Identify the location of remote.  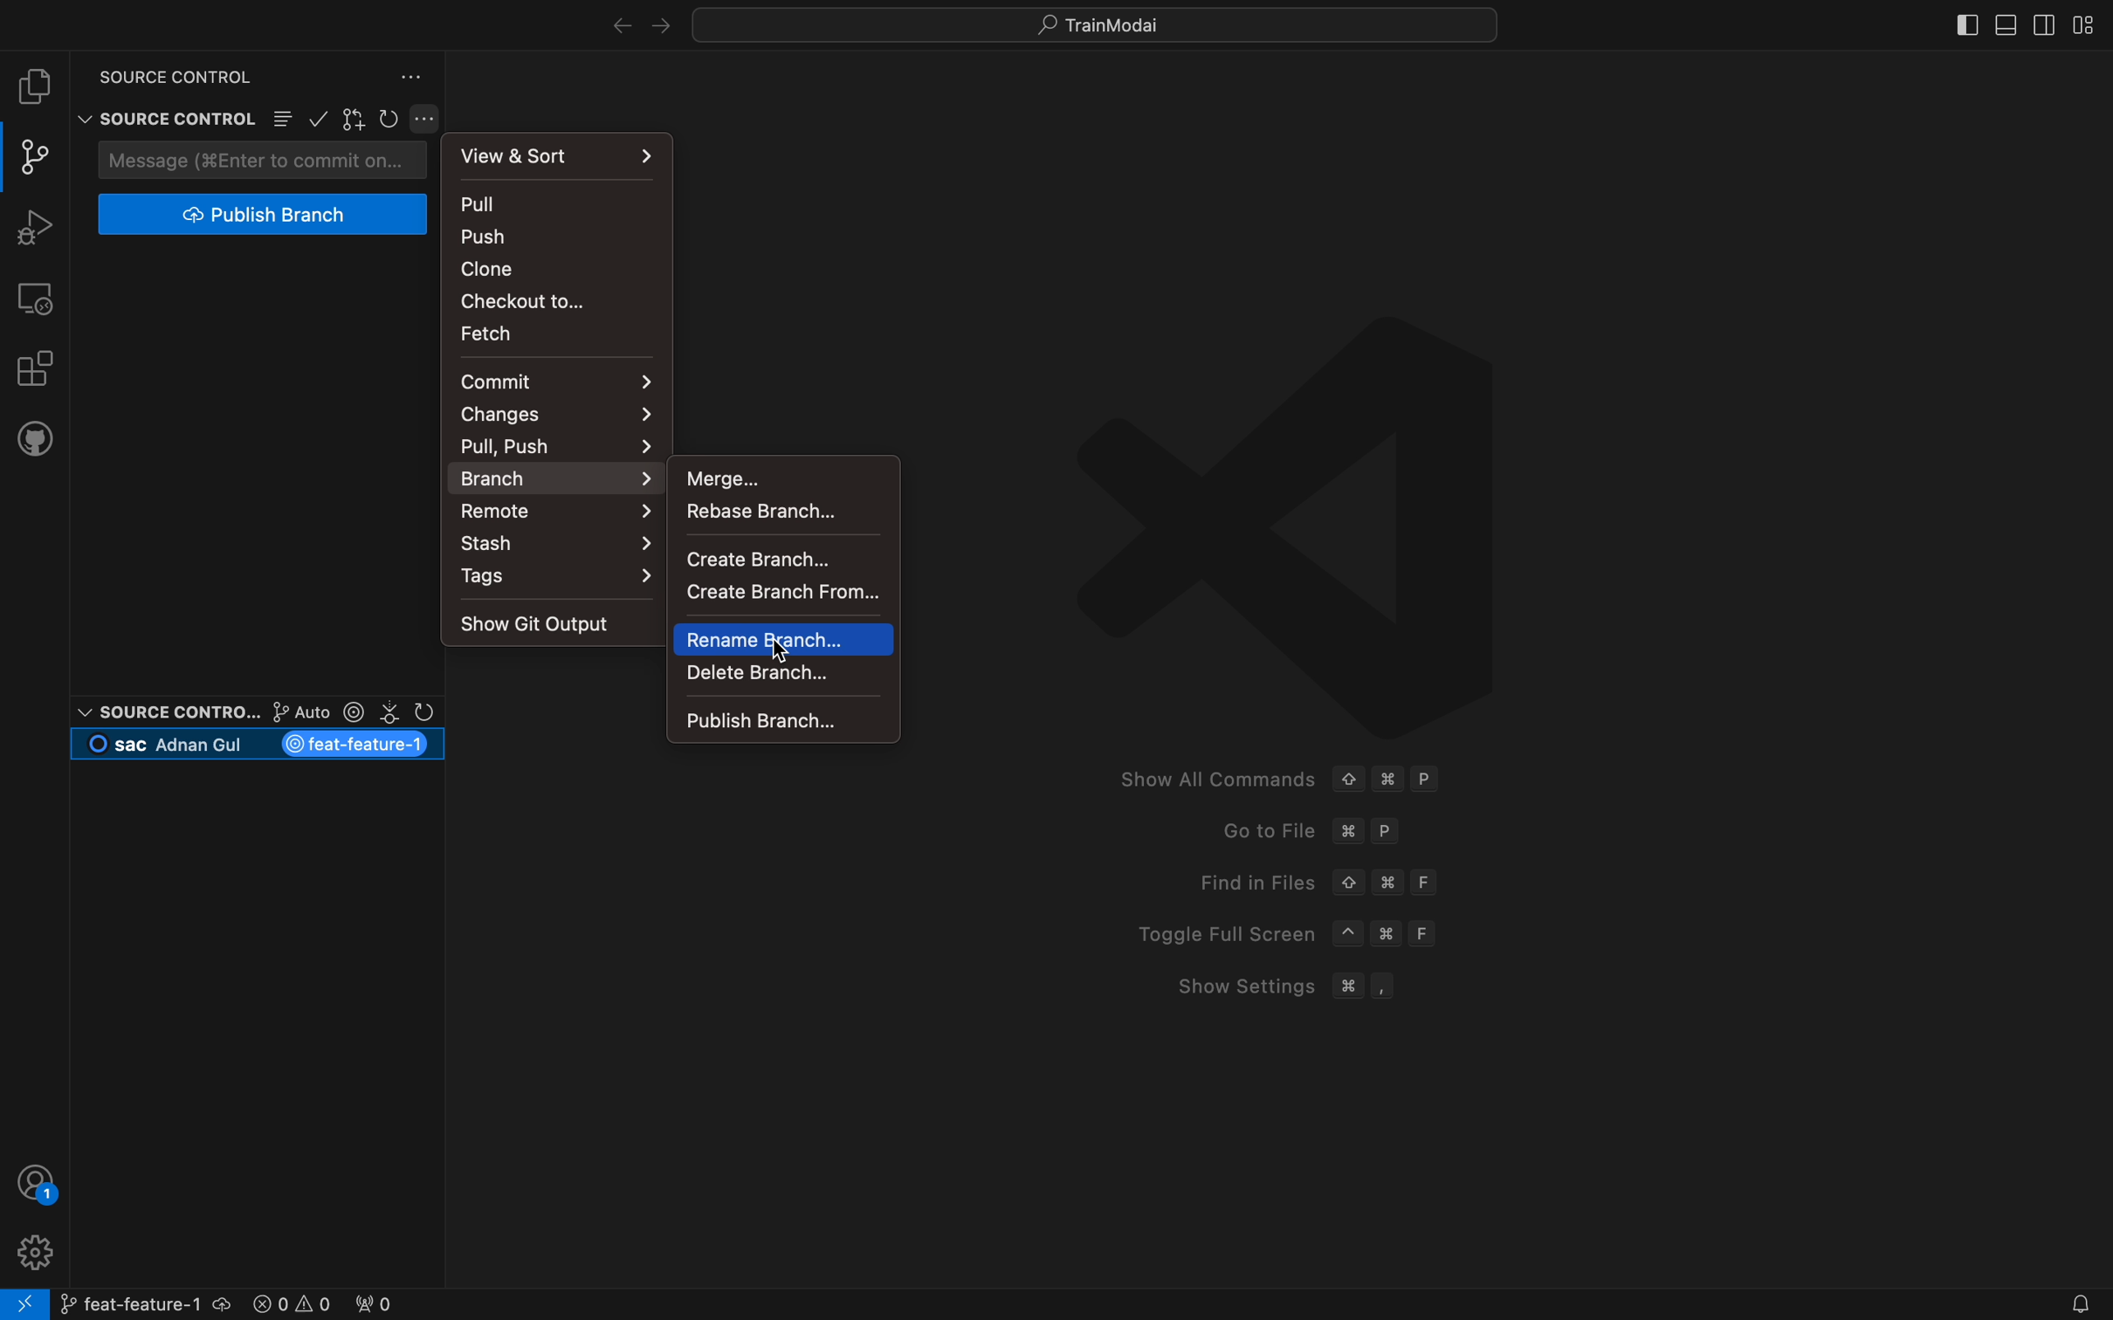
(37, 297).